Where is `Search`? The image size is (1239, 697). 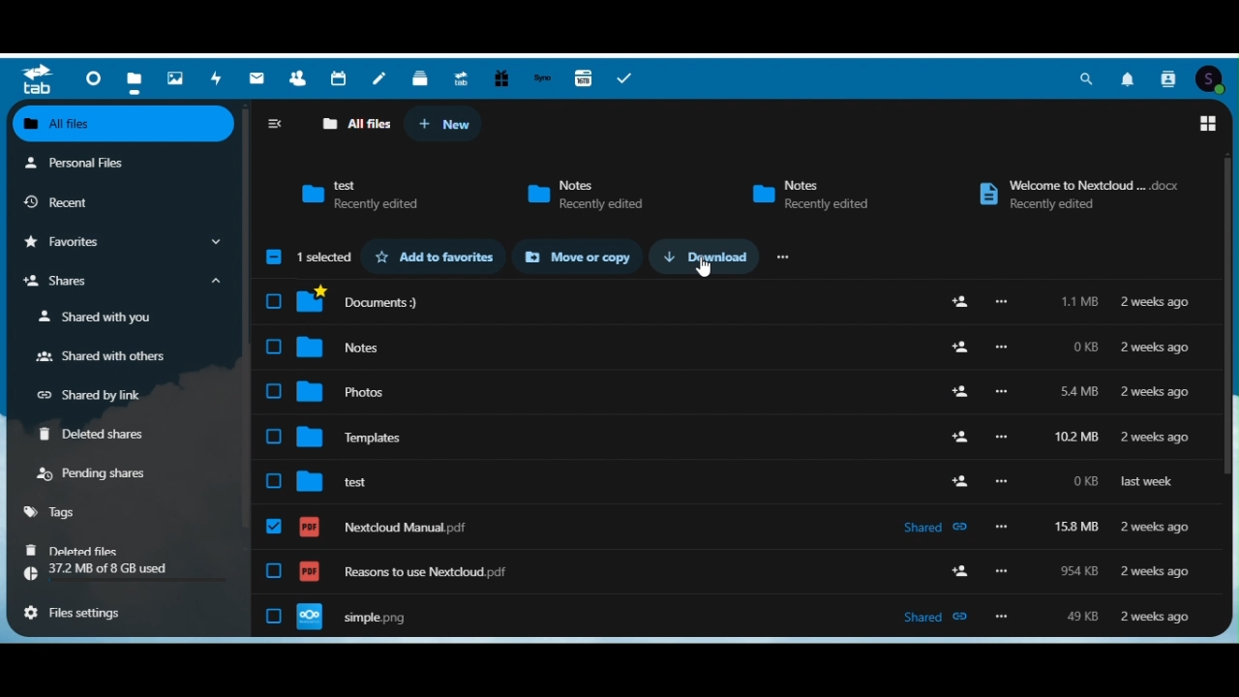 Search is located at coordinates (1090, 78).